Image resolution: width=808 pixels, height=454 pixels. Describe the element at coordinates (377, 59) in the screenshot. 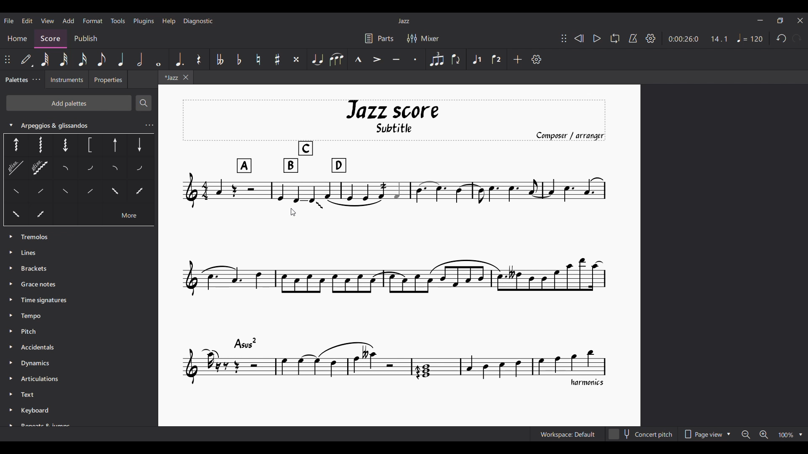

I see `Accent` at that location.